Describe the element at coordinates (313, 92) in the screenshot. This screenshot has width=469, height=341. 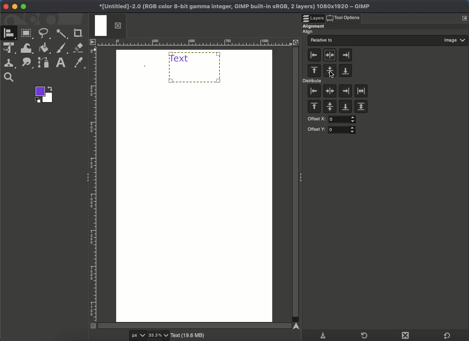
I see `Distribute left edges` at that location.